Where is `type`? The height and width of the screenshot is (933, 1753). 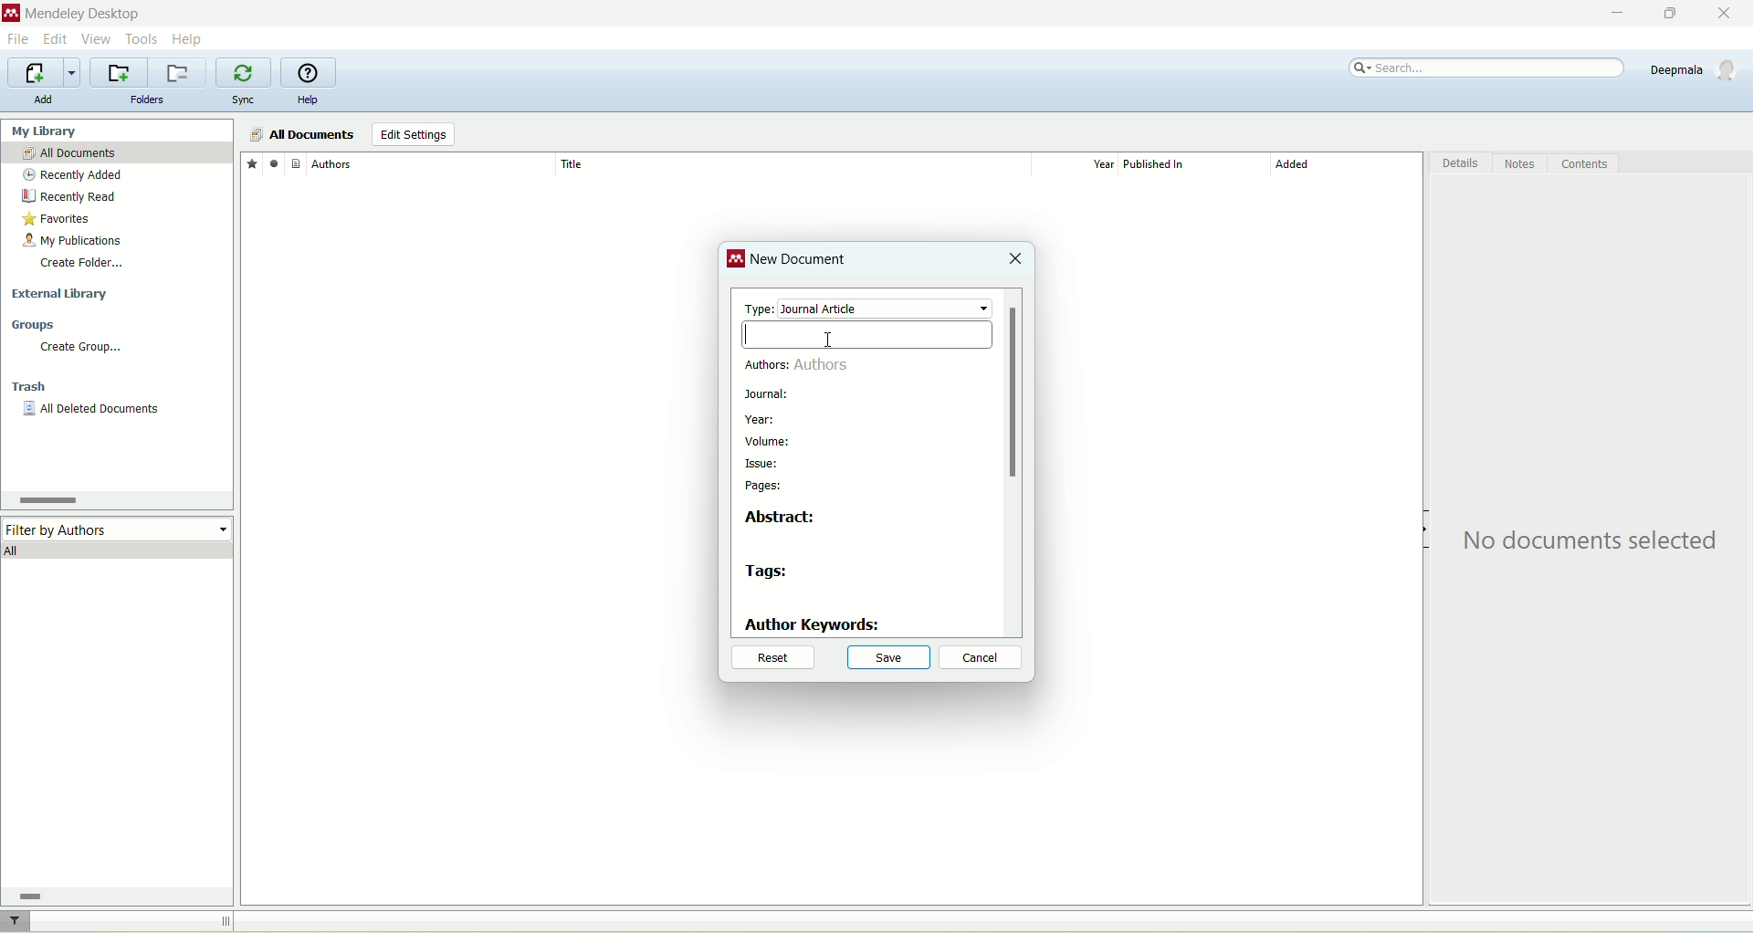
type is located at coordinates (869, 308).